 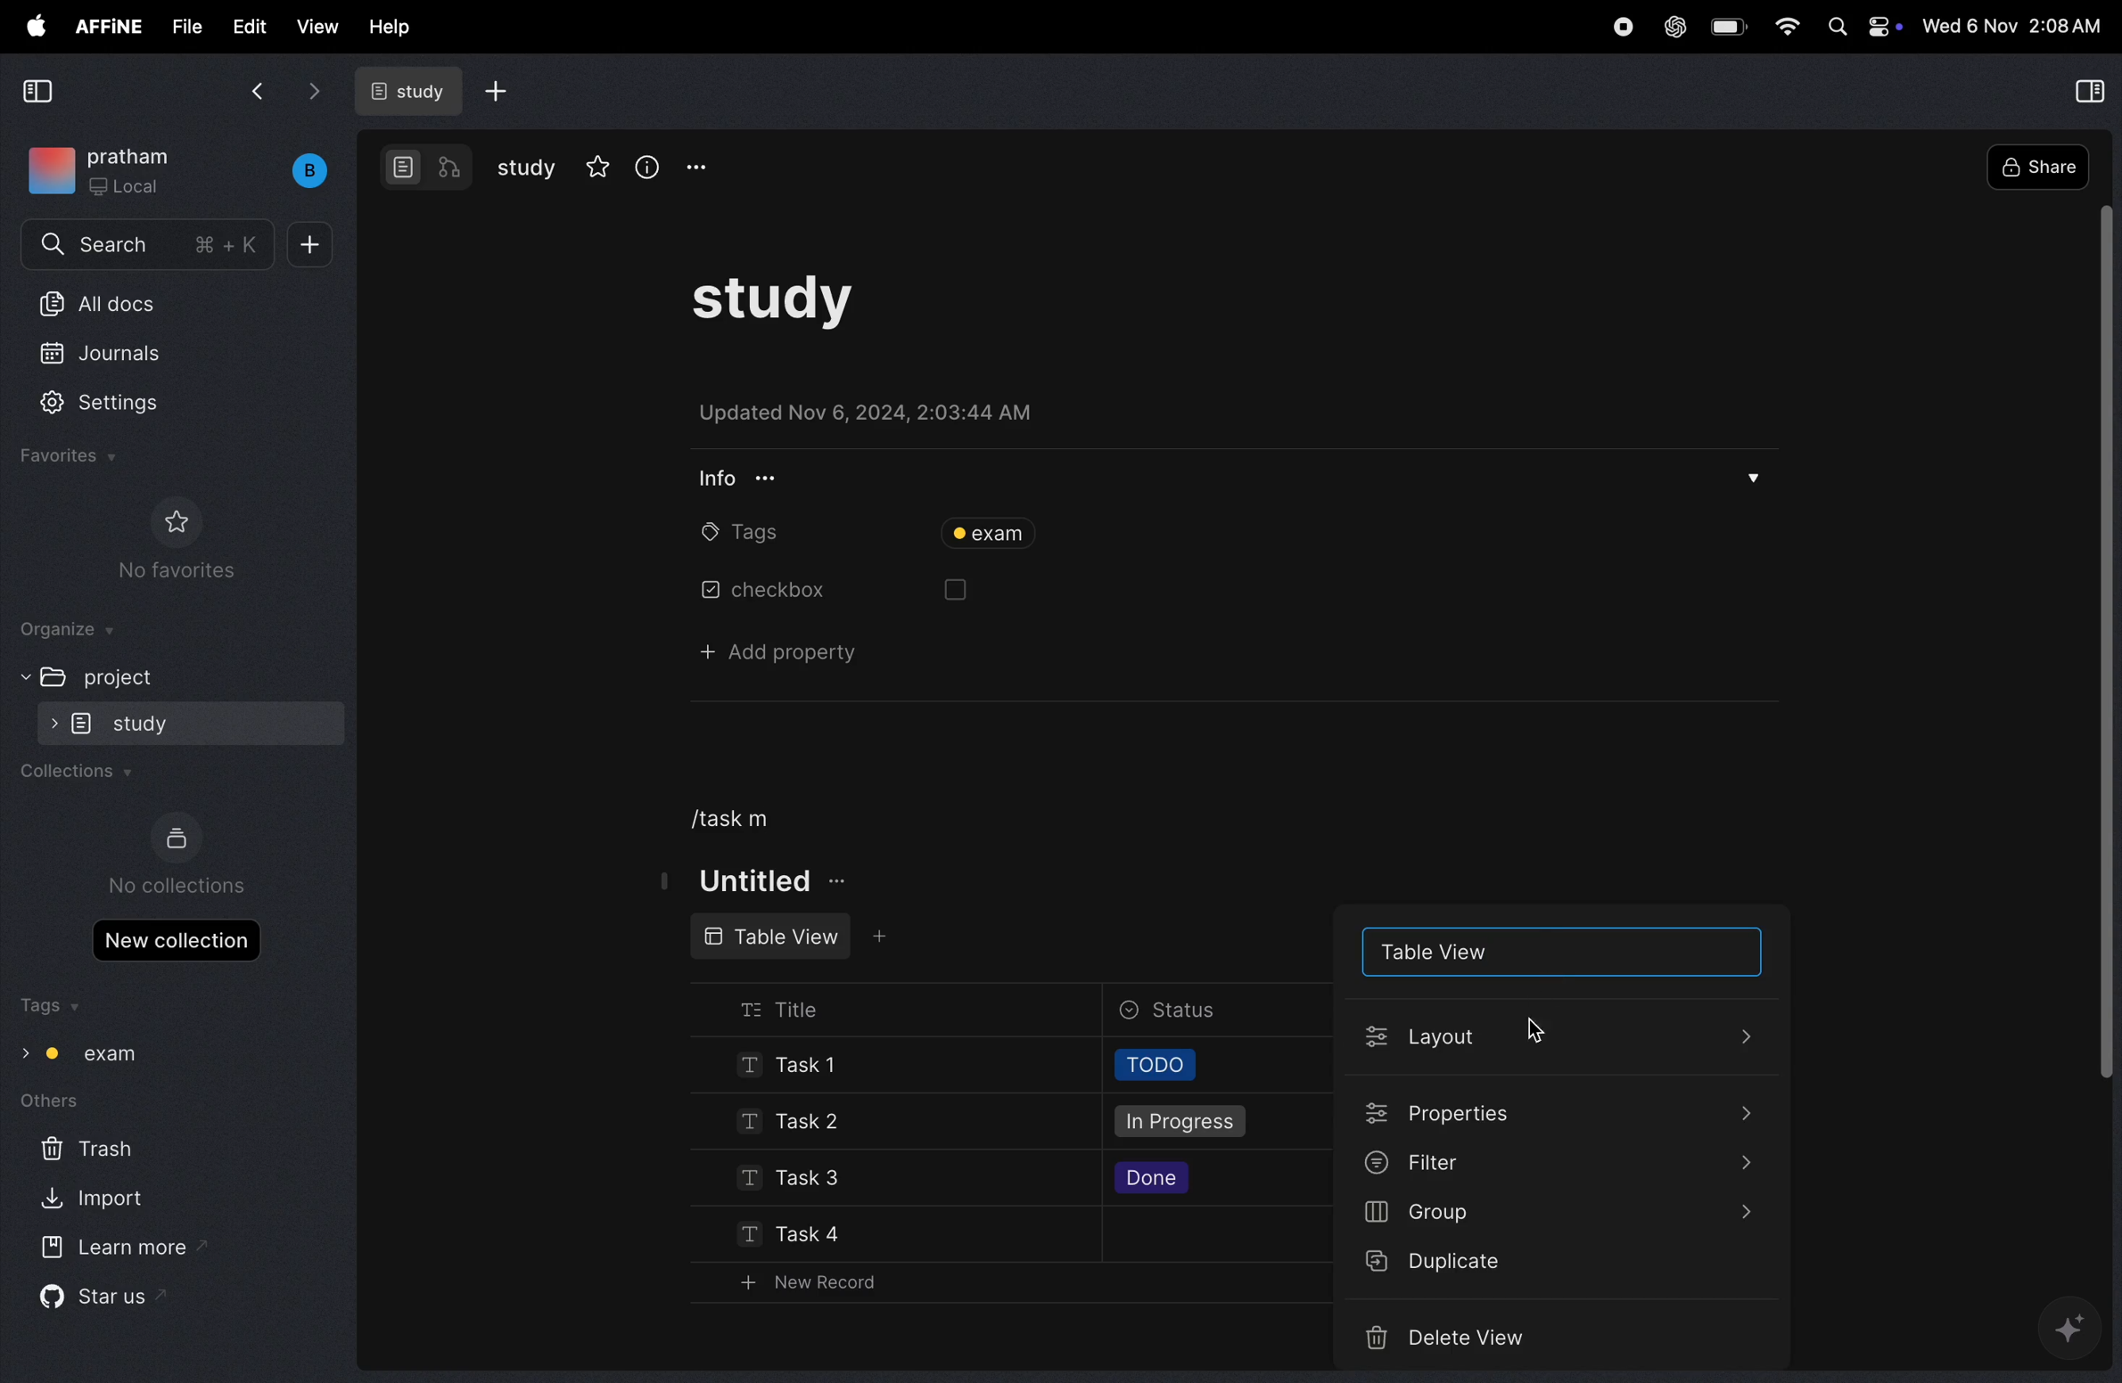 I want to click on share, so click(x=2036, y=165).